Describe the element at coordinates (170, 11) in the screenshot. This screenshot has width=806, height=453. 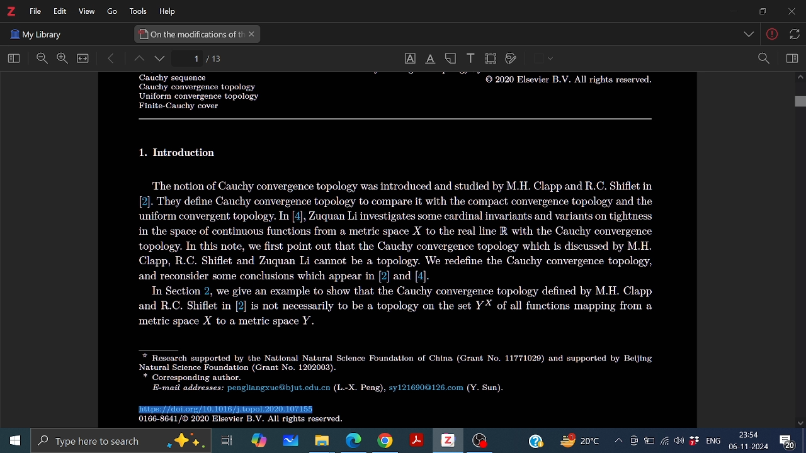
I see `HElp` at that location.